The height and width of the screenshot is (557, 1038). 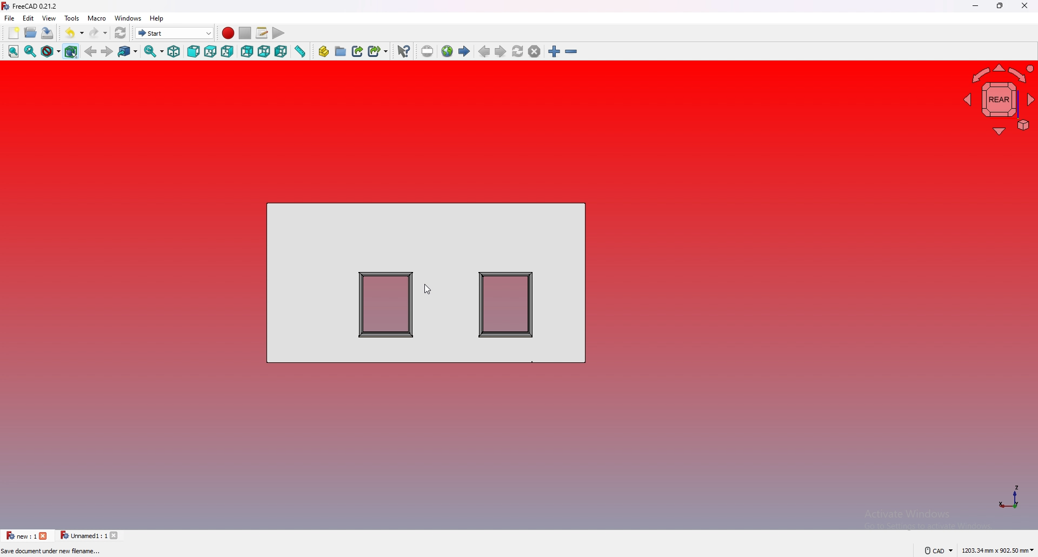 What do you see at coordinates (300, 52) in the screenshot?
I see `measure distance` at bounding box center [300, 52].